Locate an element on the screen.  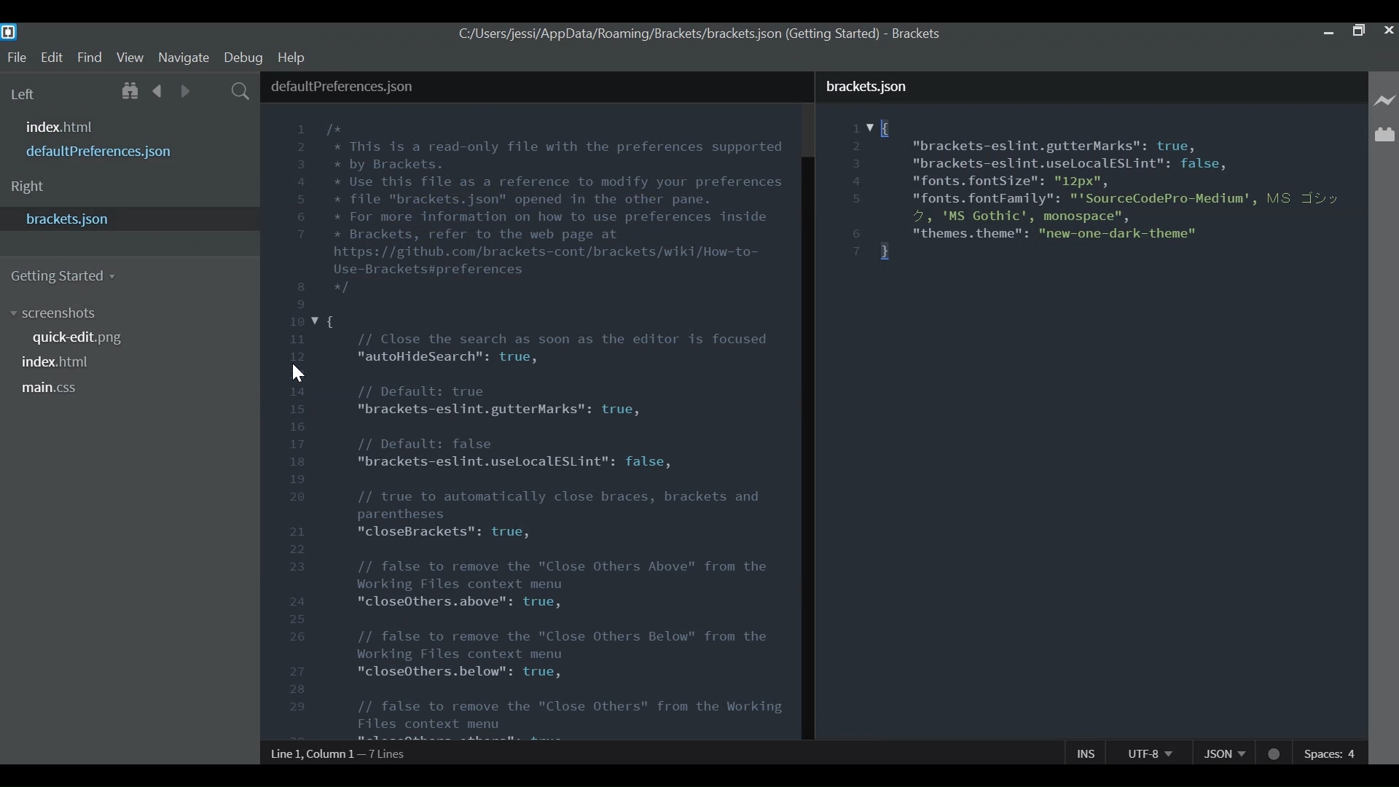
Insert is located at coordinates (1085, 752).